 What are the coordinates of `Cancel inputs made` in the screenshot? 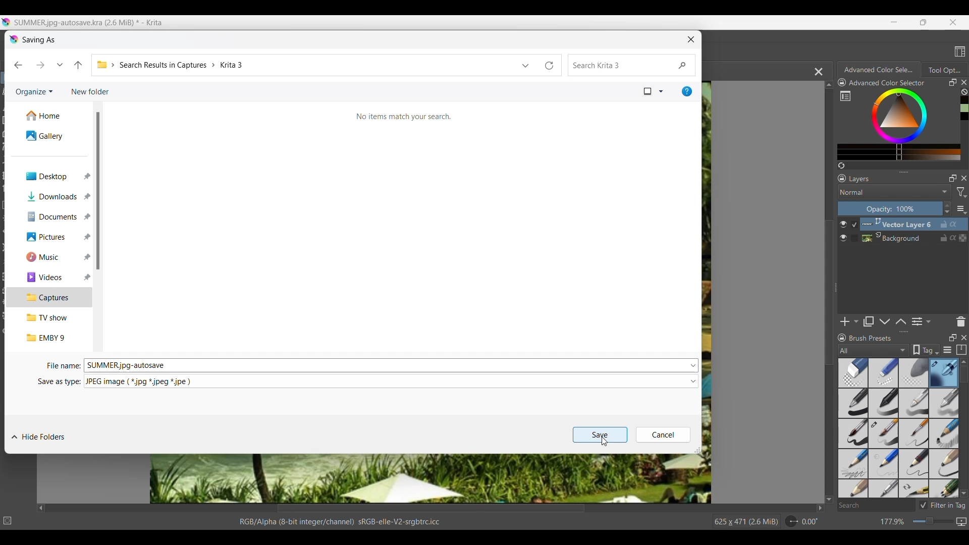 It's located at (663, 435).